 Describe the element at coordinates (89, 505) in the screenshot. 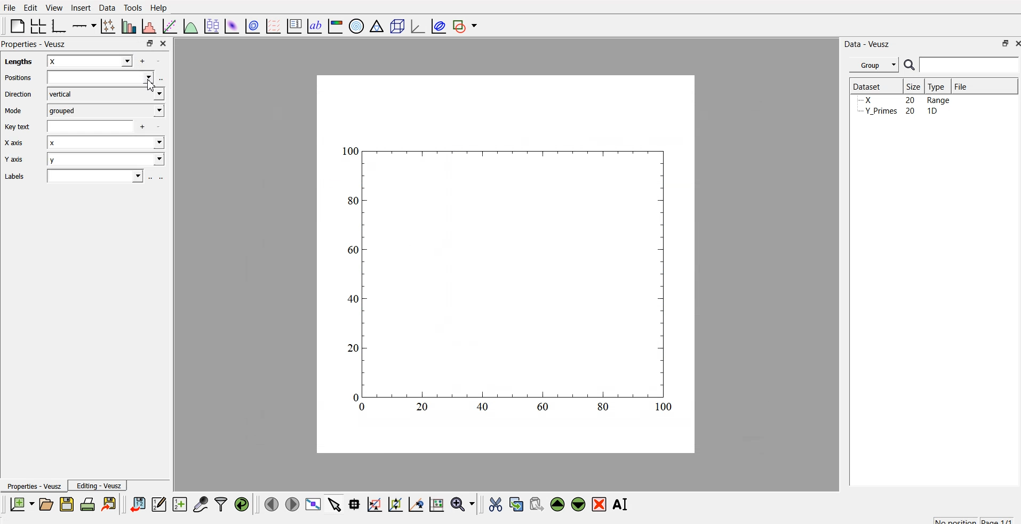

I see `print document` at that location.